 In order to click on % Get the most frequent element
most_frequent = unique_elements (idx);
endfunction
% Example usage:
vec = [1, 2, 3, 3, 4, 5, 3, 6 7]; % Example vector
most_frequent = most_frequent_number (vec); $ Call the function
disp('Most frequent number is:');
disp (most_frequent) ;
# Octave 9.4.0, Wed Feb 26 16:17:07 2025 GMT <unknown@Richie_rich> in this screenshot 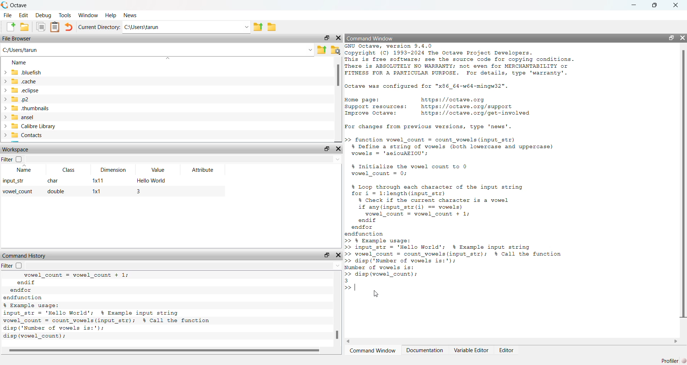, I will do `click(120, 306)`.